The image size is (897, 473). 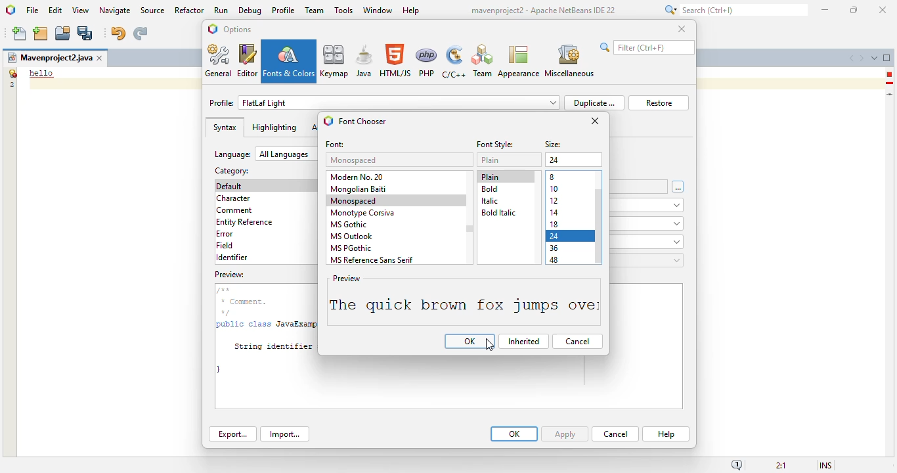 What do you see at coordinates (554, 145) in the screenshot?
I see `size: ` at bounding box center [554, 145].